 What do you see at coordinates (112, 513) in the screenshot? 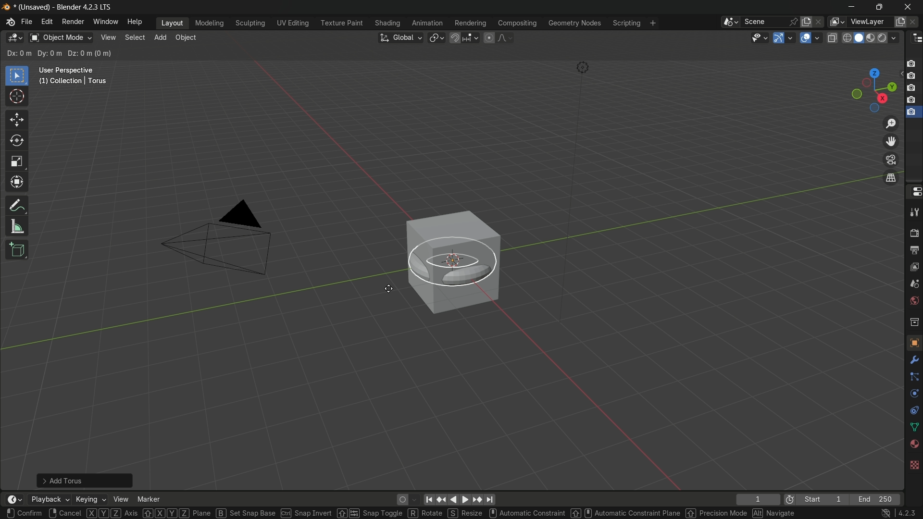
I see `Axis` at bounding box center [112, 513].